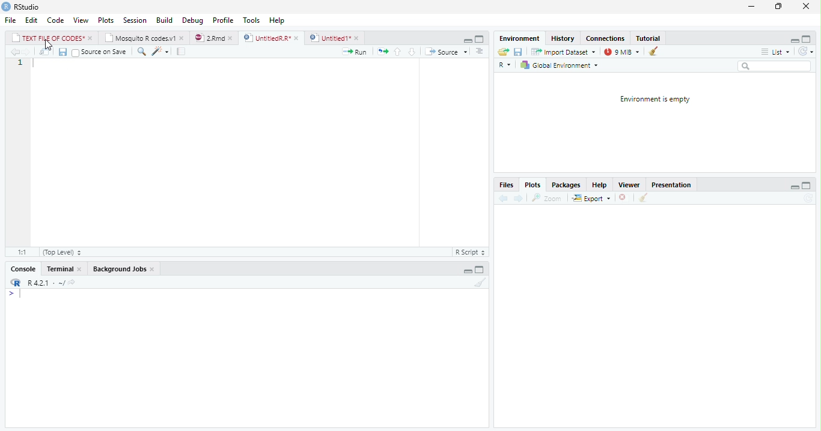 The image size is (821, 431). Describe the element at coordinates (794, 40) in the screenshot. I see `hide r script` at that location.